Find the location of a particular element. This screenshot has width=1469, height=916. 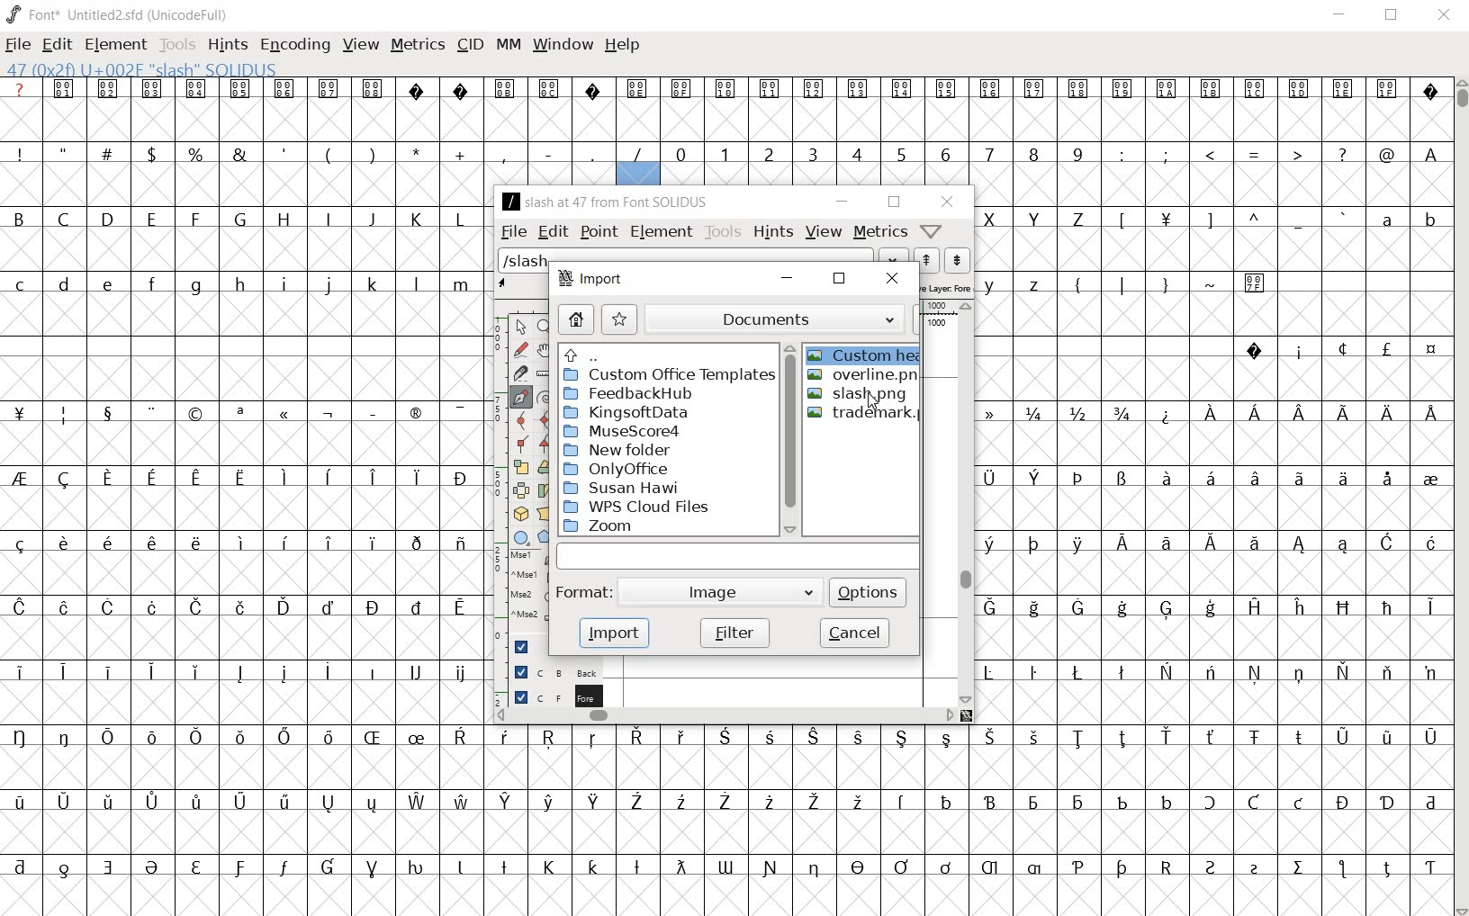

a b is located at coordinates (1404, 217).